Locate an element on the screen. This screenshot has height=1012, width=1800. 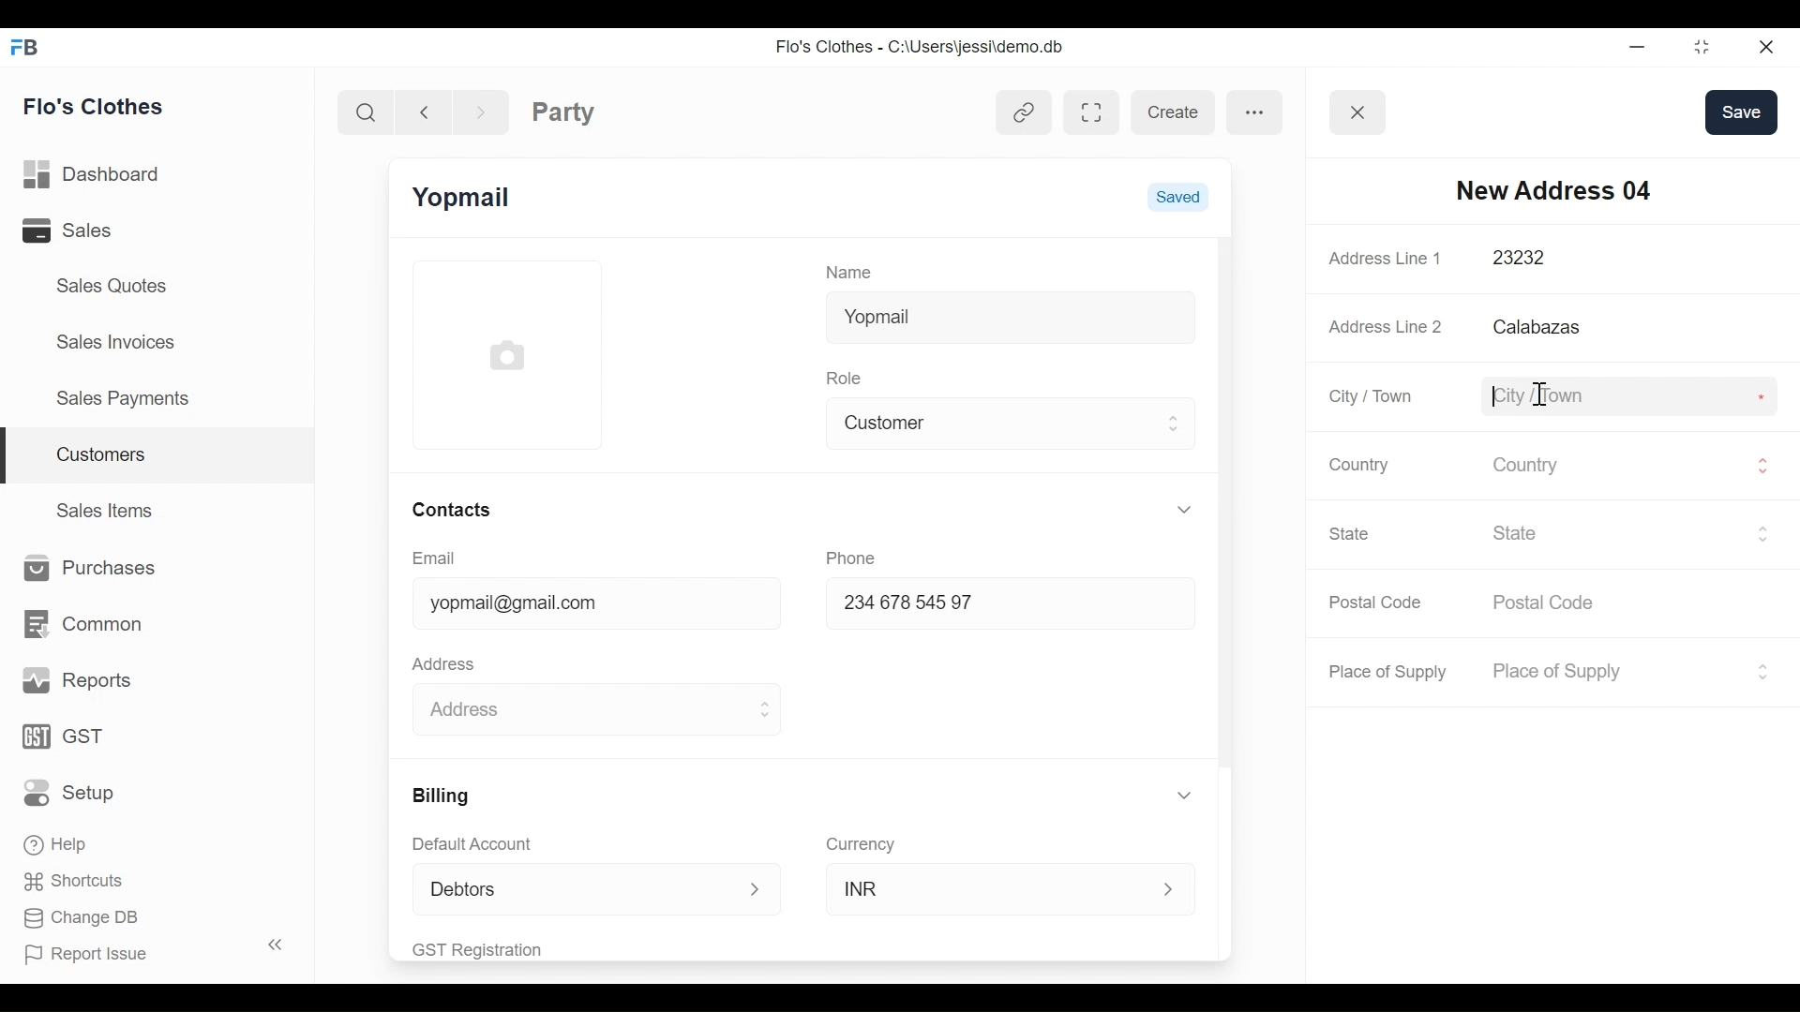
Search is located at coordinates (369, 112).